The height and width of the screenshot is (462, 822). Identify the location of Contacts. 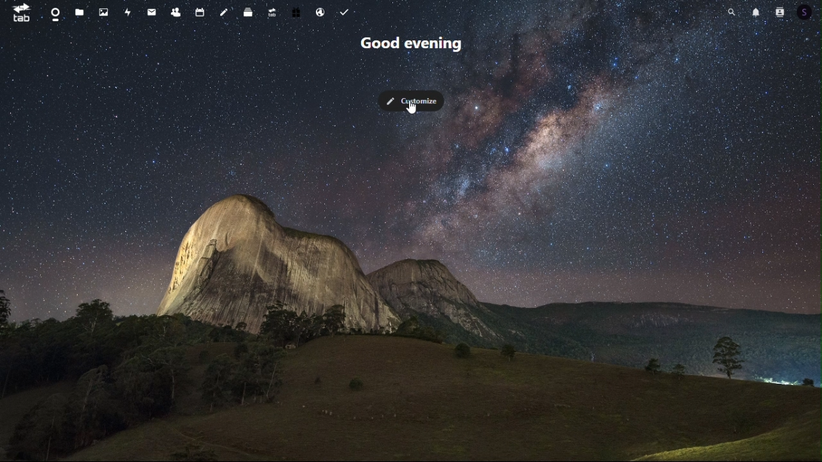
(779, 10).